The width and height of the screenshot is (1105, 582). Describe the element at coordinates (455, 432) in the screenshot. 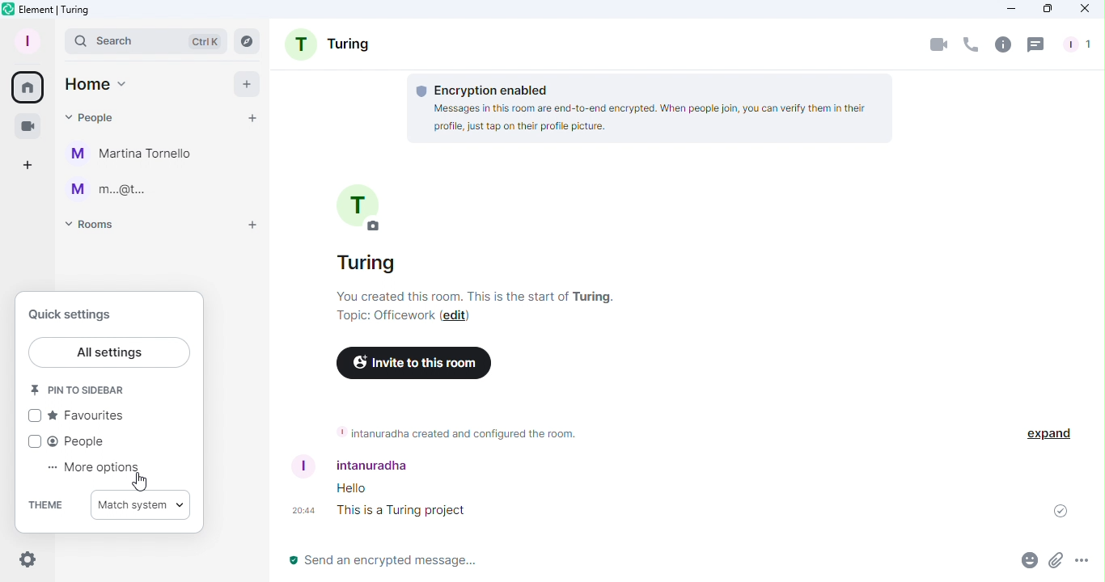

I see `Room information` at that location.